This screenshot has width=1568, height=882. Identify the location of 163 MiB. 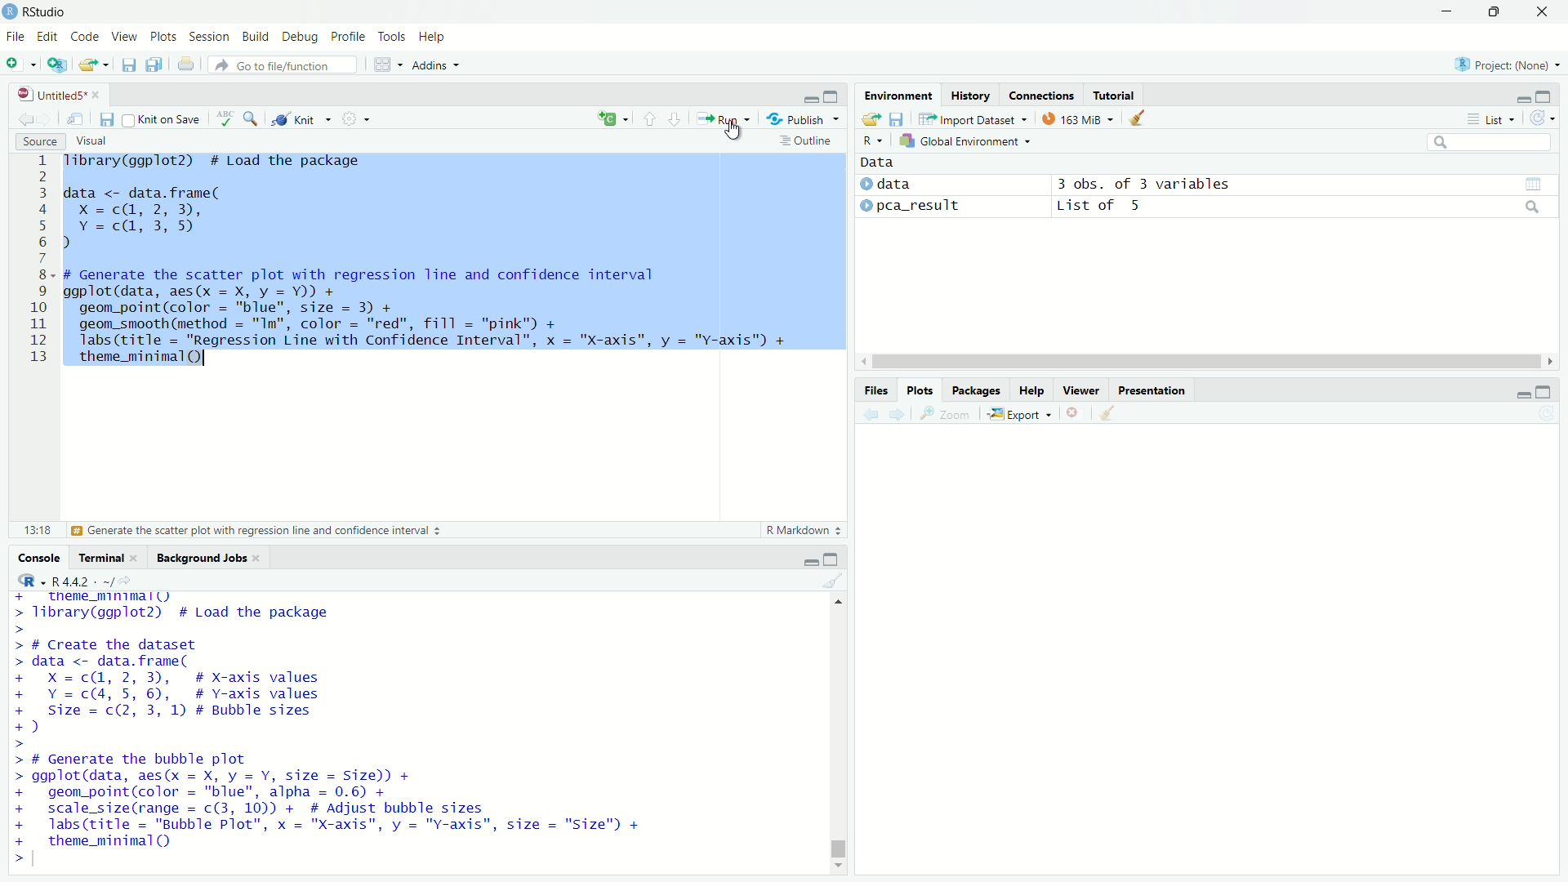
(1077, 118).